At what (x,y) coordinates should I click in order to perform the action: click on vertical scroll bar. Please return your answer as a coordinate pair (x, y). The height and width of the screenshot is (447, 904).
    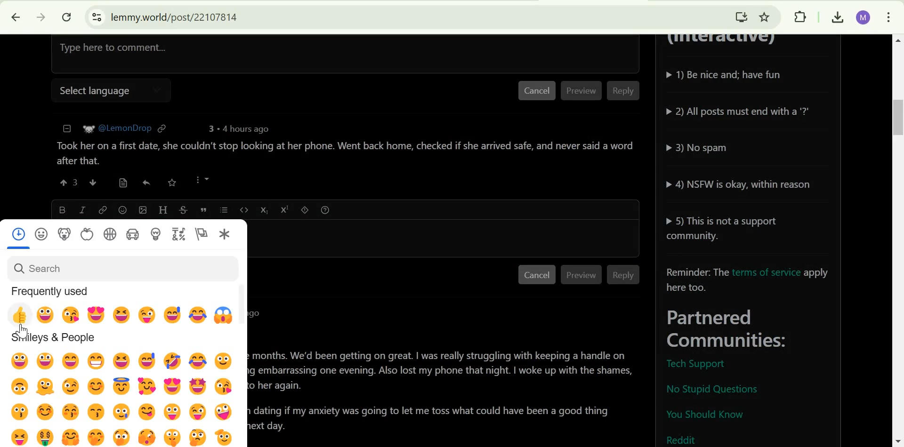
    Looking at the image, I should click on (244, 303).